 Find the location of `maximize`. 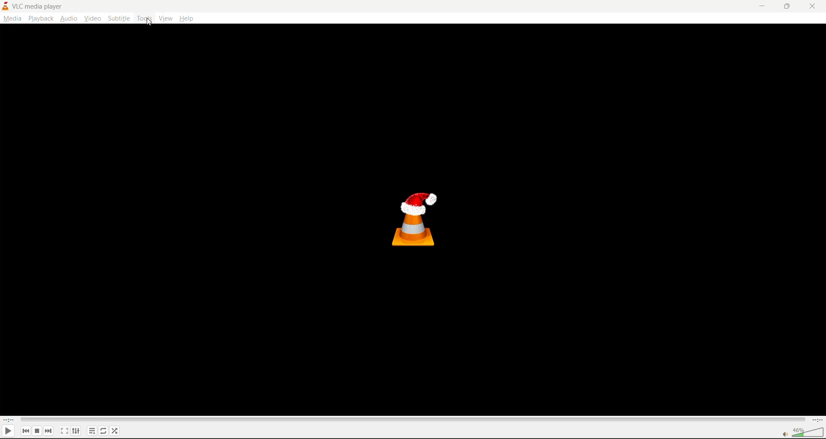

maximize is located at coordinates (787, 6).